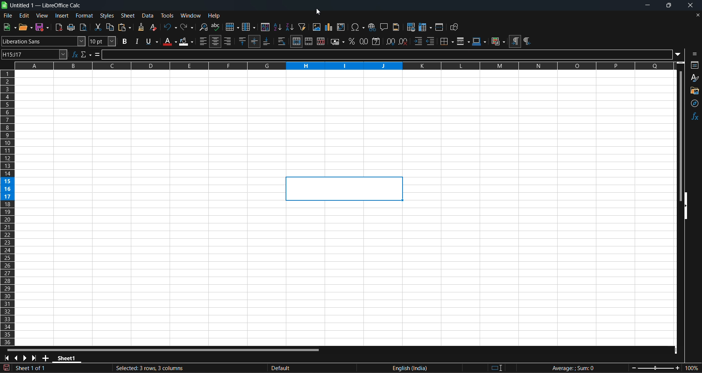  What do you see at coordinates (42, 15) in the screenshot?
I see `view` at bounding box center [42, 15].